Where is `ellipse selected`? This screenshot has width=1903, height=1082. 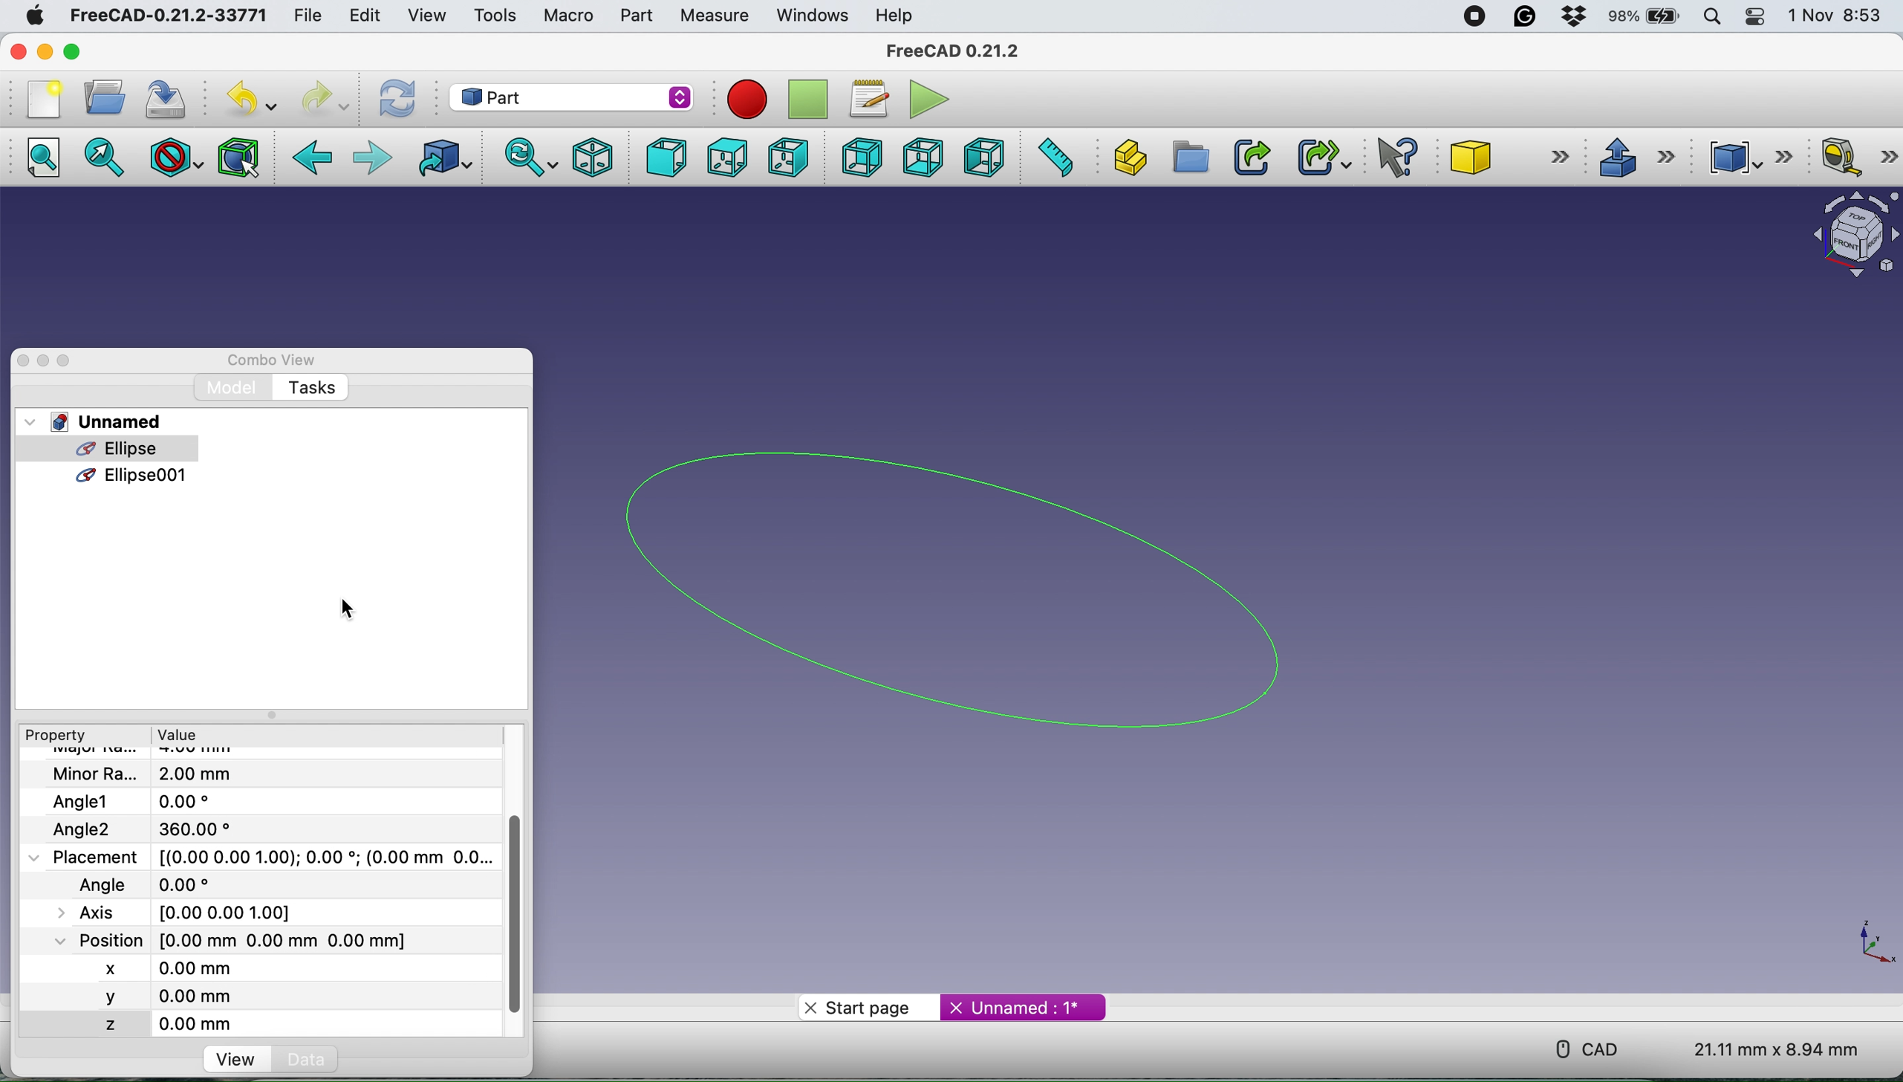
ellipse selected is located at coordinates (98, 450).